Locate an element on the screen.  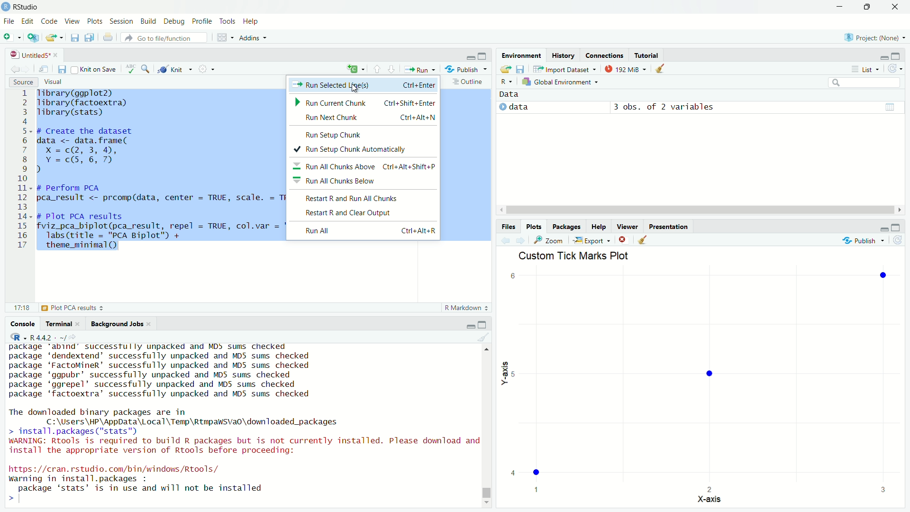
search is located at coordinates (865, 82).